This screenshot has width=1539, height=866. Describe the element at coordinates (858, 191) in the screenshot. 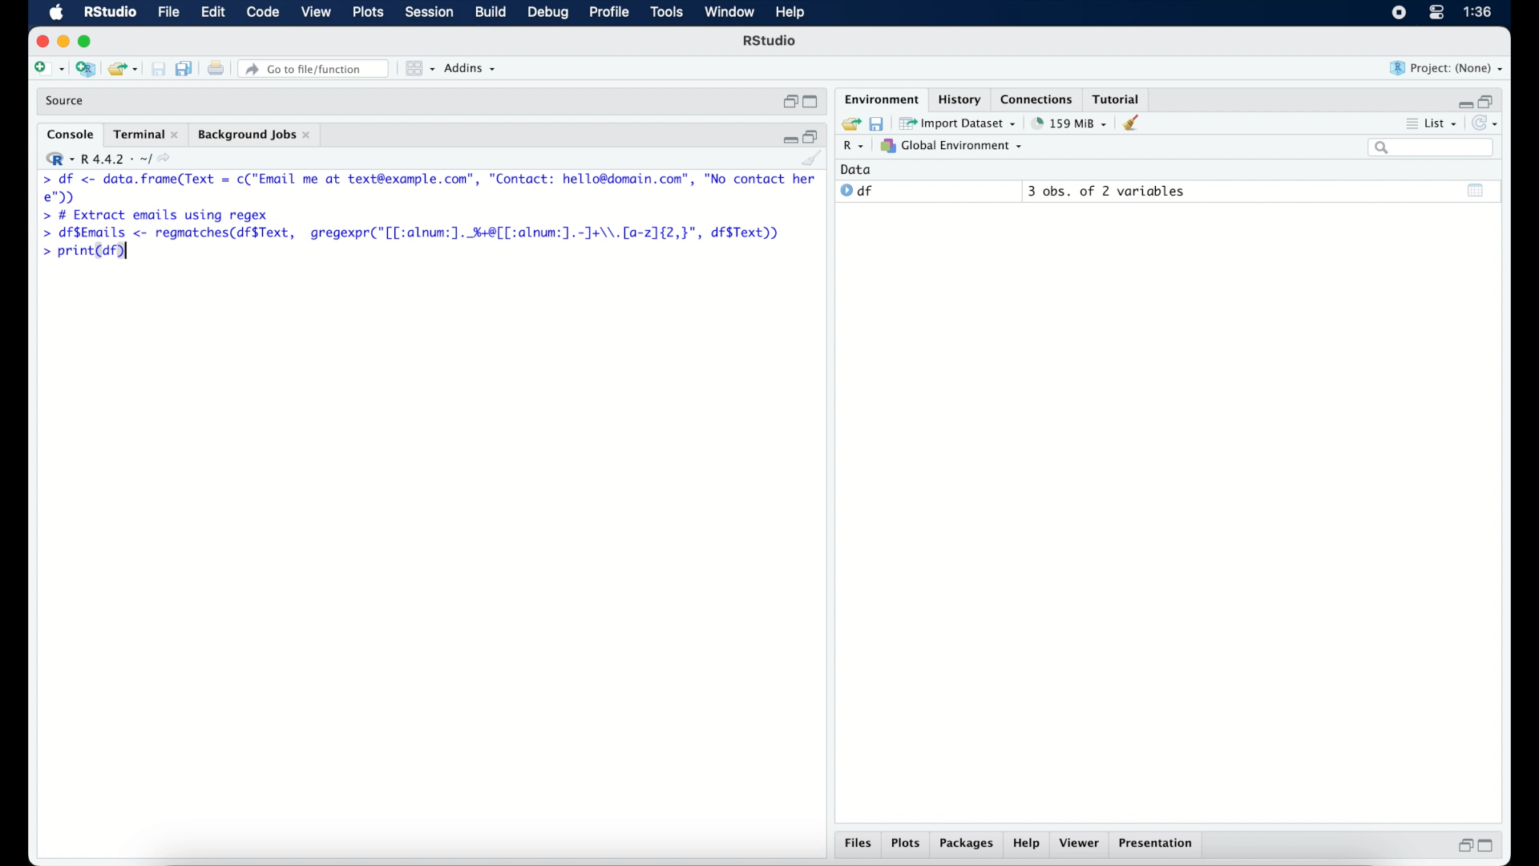

I see `df` at that location.